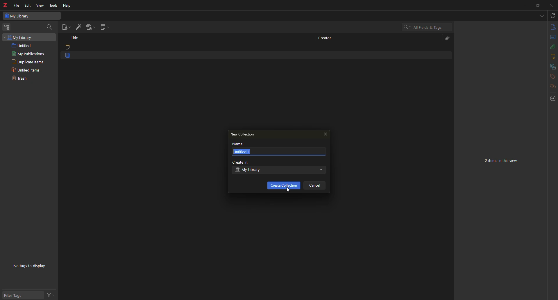 This screenshot has height=300, width=558. I want to click on new collection, so click(244, 135).